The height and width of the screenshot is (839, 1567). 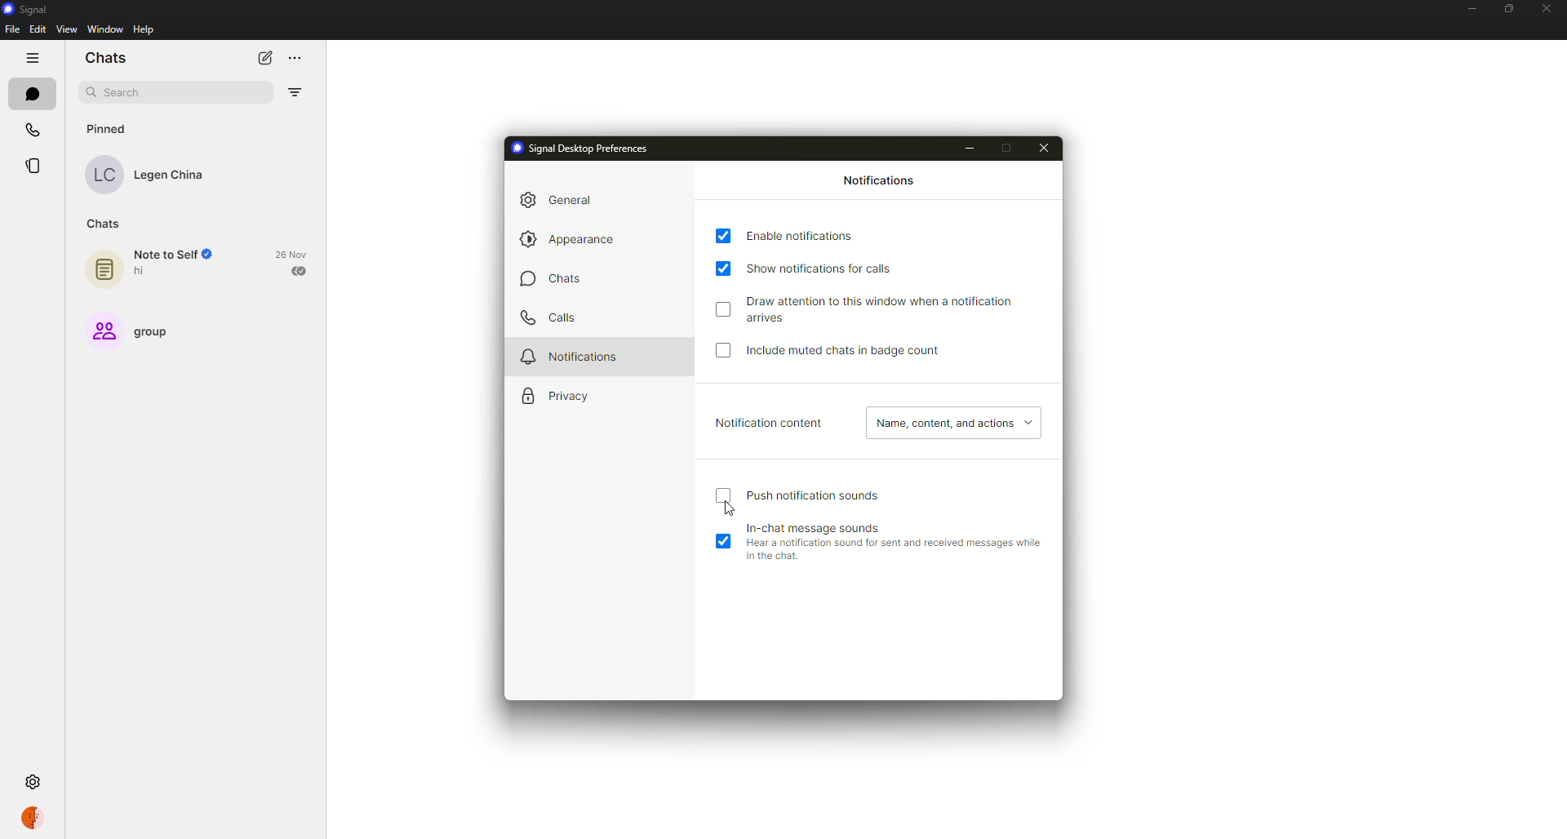 I want to click on new chat, so click(x=261, y=57).